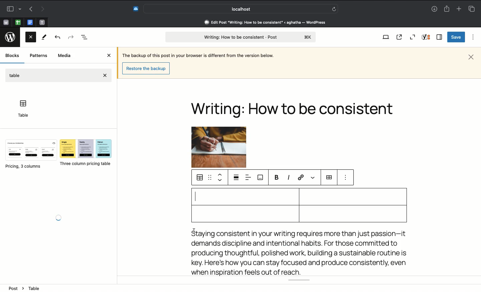 The image size is (481, 292). Describe the element at coordinates (456, 37) in the screenshot. I see `Save` at that location.